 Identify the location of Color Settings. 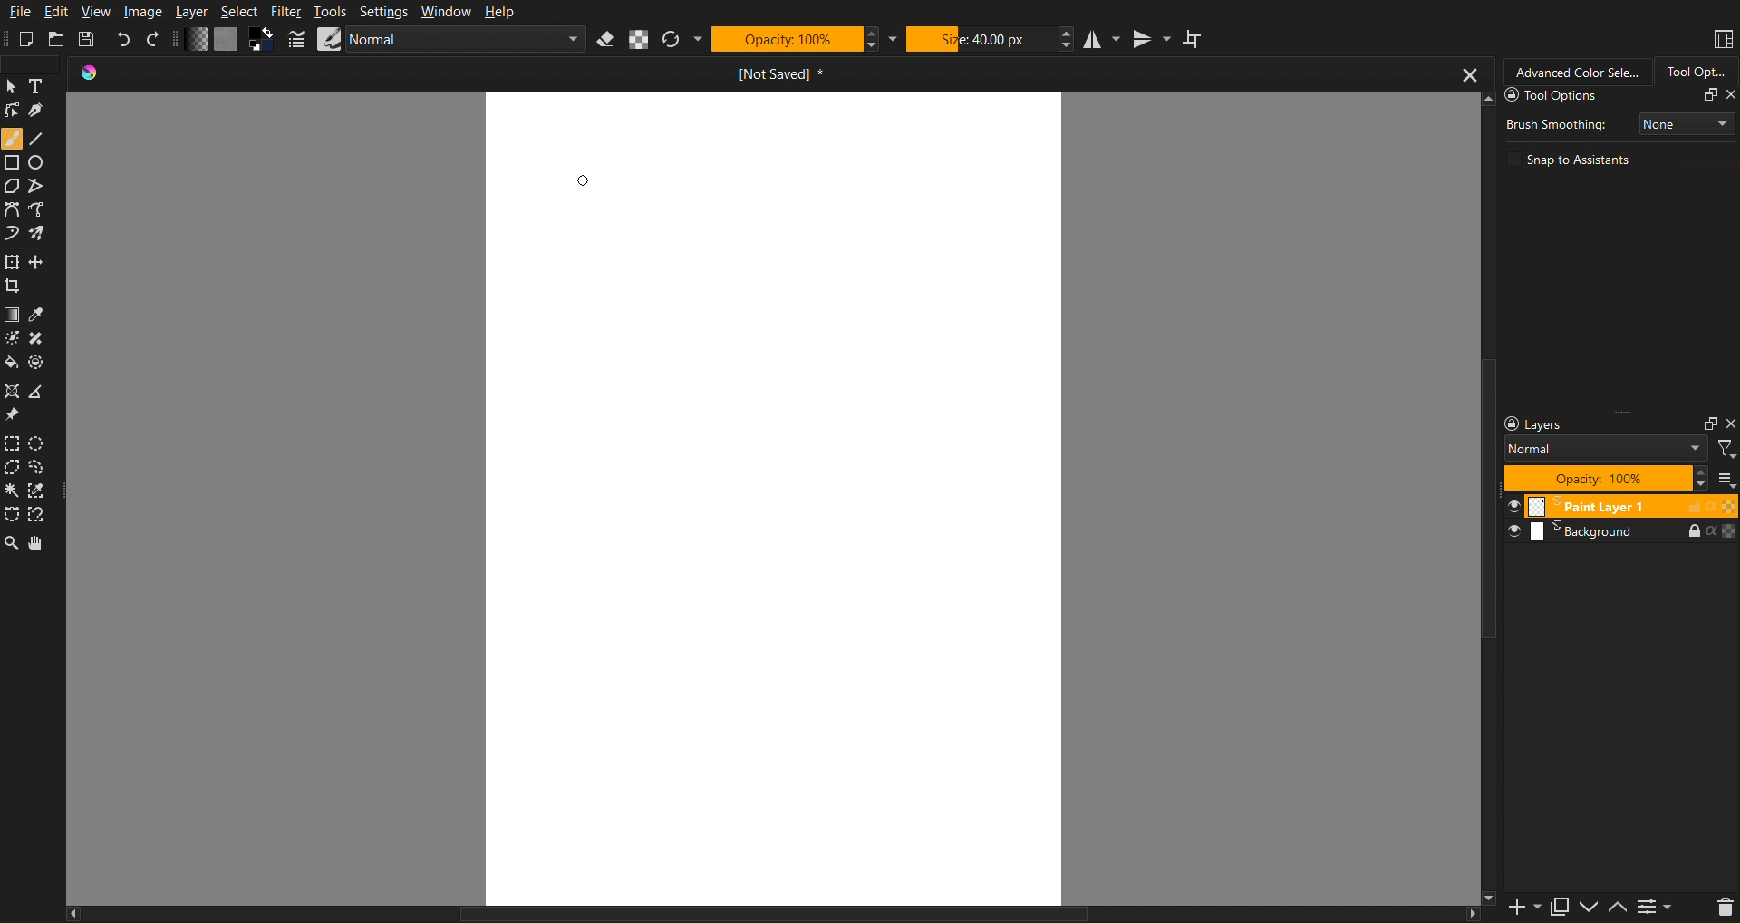
(229, 40).